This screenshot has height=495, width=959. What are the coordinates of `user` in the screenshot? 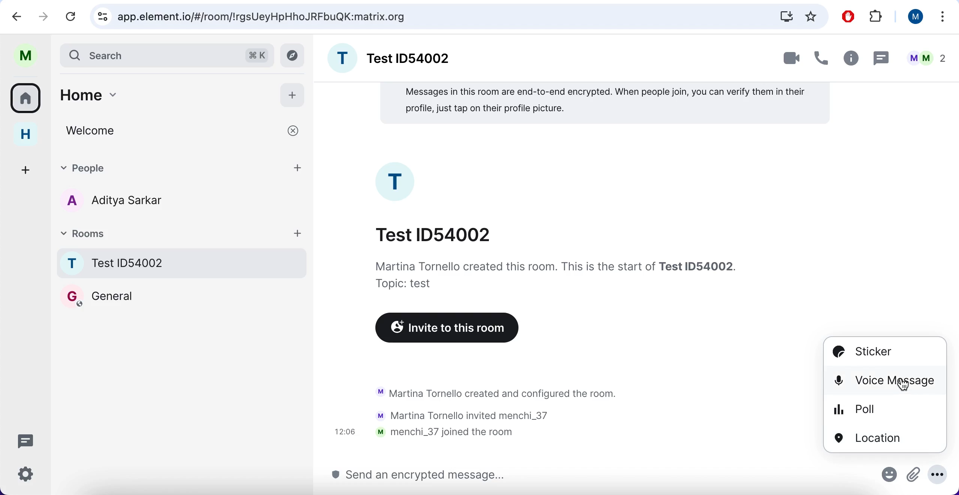 It's located at (914, 17).